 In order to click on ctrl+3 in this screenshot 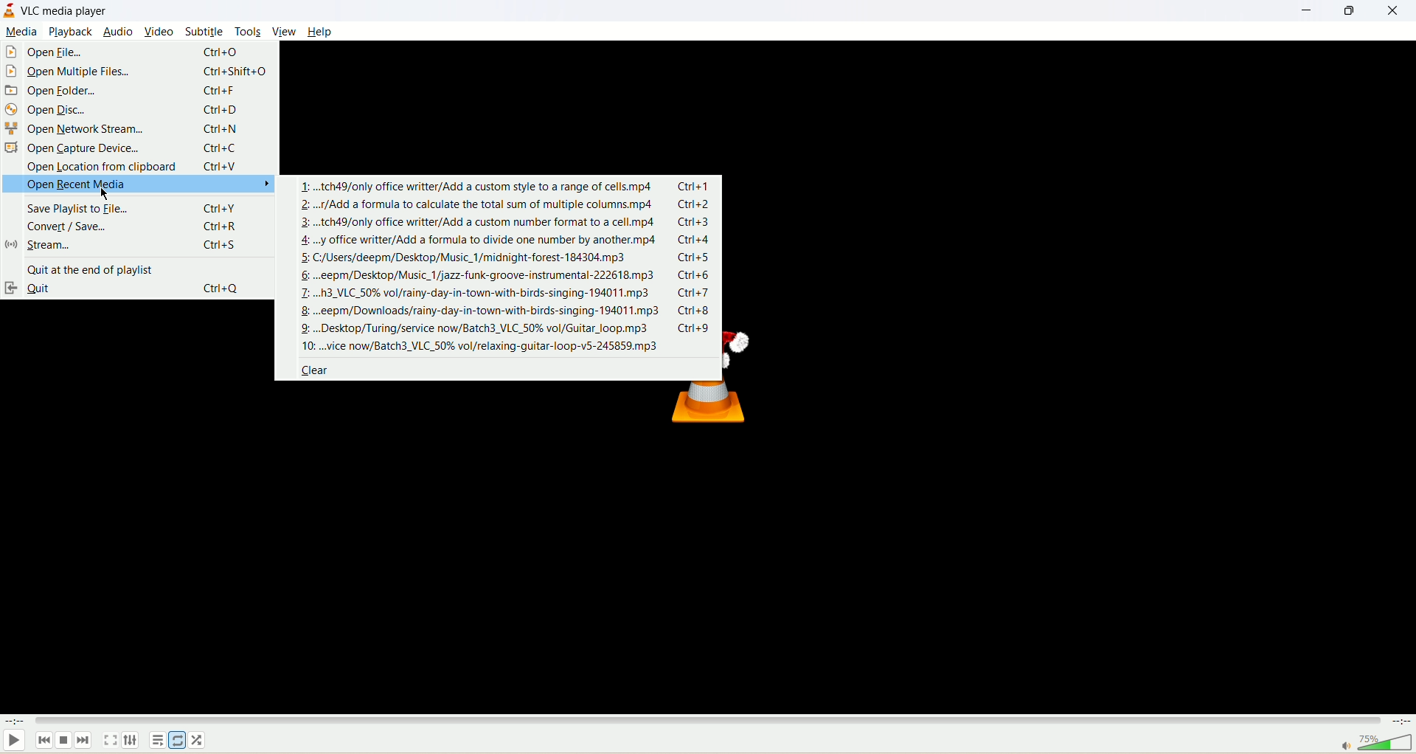, I will do `click(696, 222)`.